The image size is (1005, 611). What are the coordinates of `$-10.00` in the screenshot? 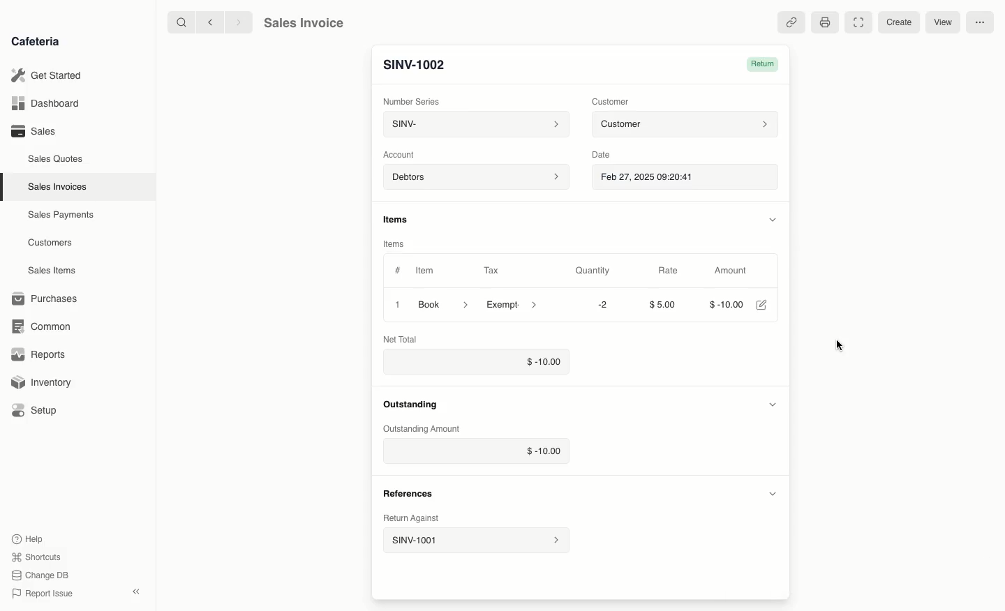 It's located at (477, 363).